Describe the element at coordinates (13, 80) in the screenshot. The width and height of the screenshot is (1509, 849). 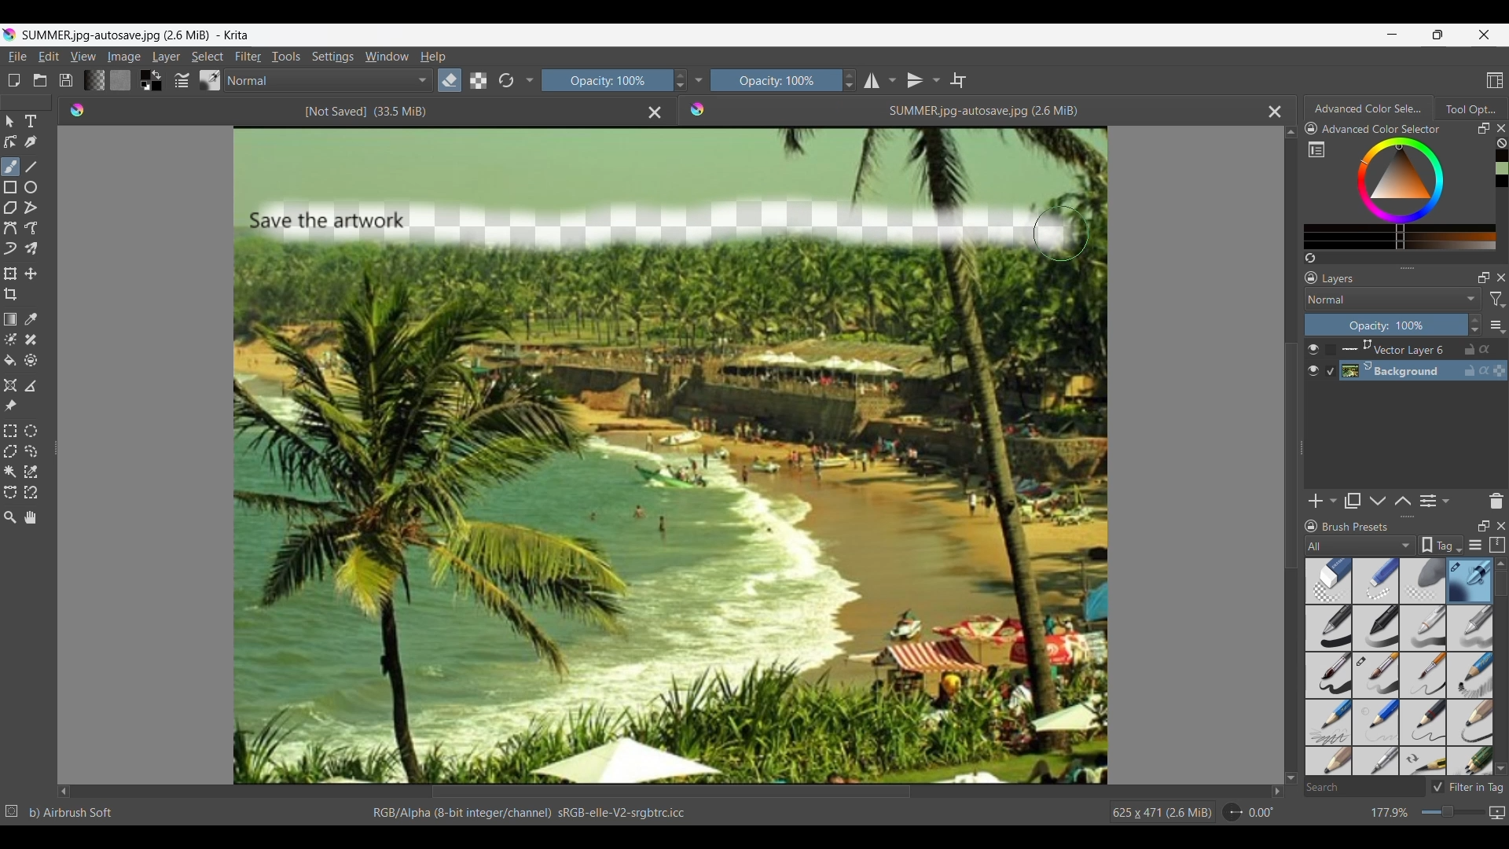
I see `Open new document` at that location.